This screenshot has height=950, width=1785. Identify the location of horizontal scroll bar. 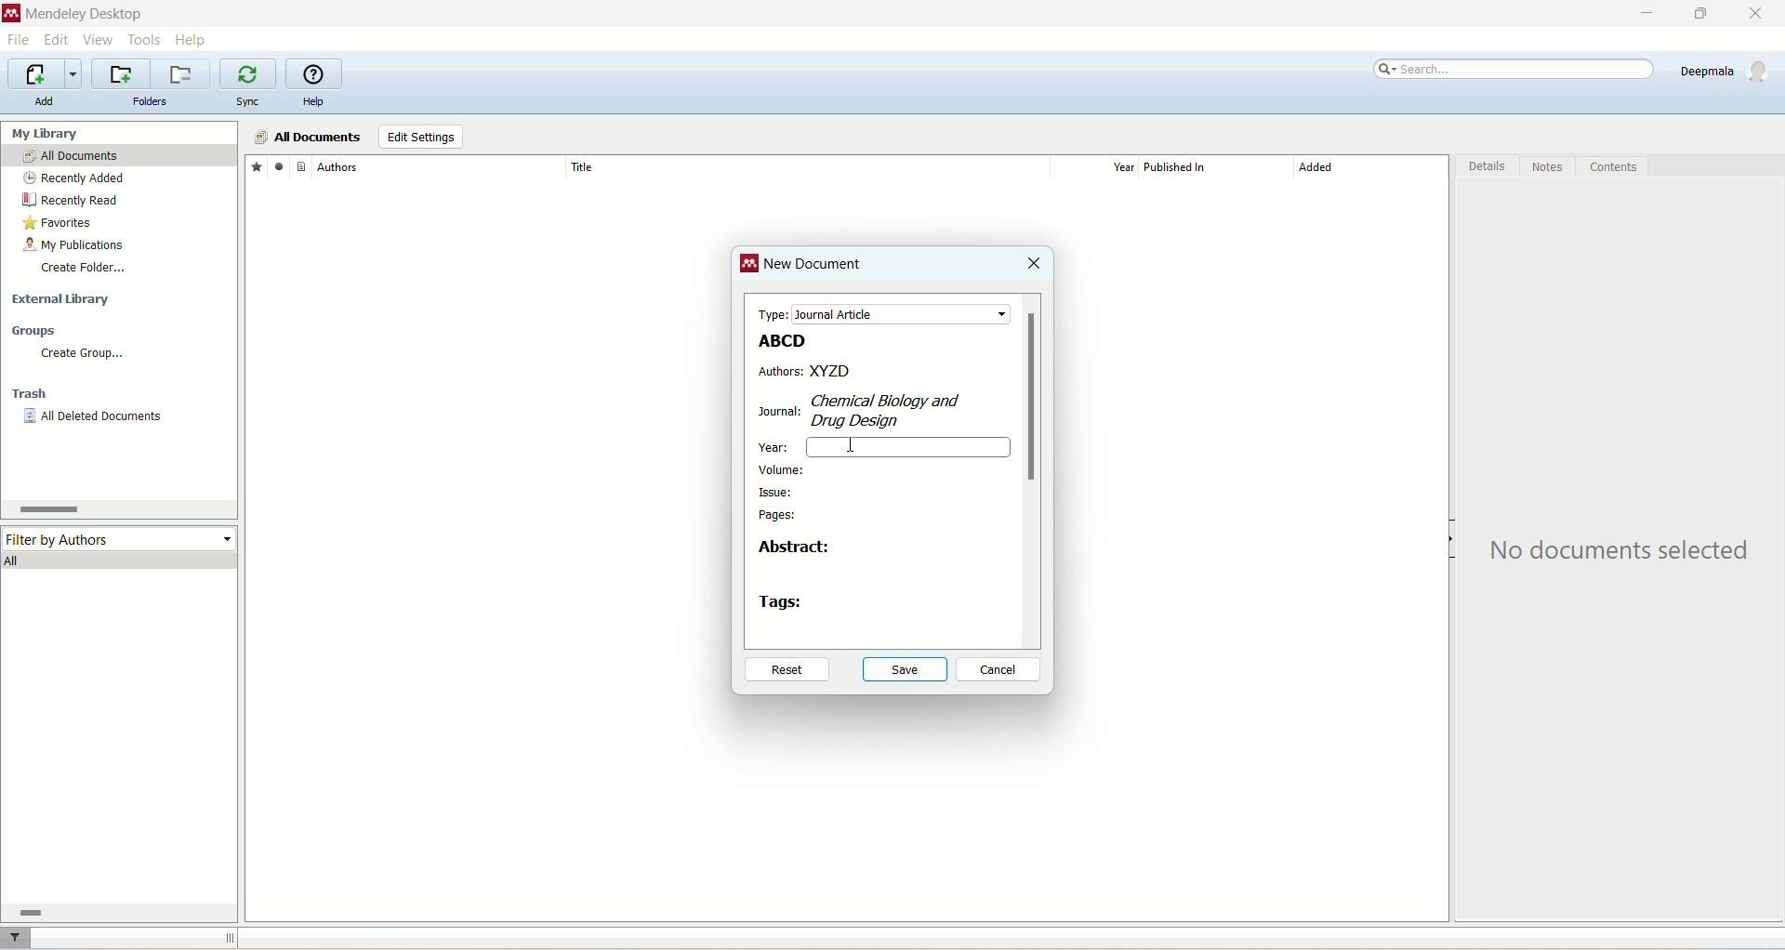
(115, 912).